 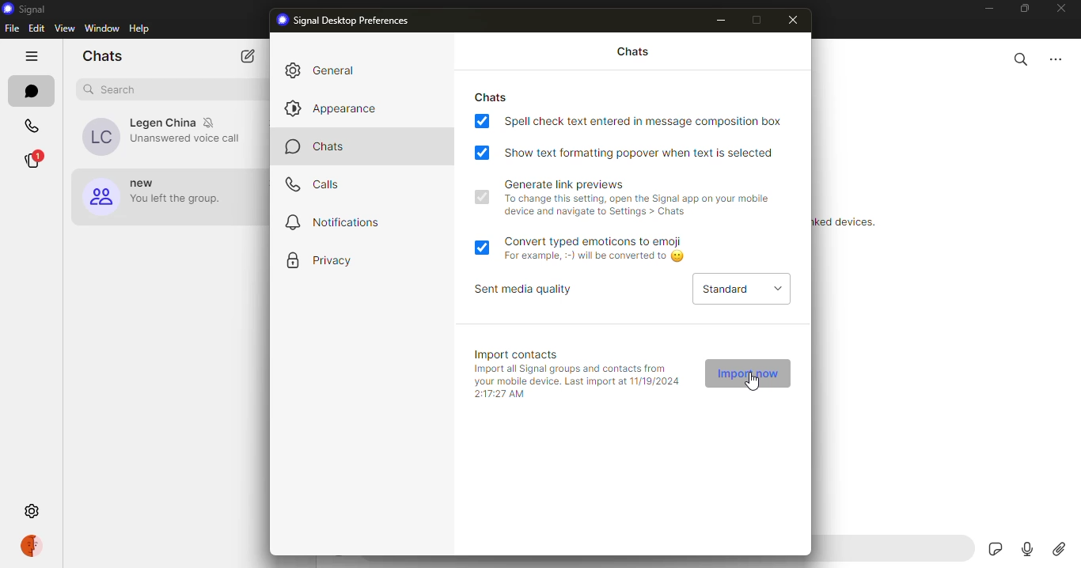 I want to click on info, so click(x=578, y=381).